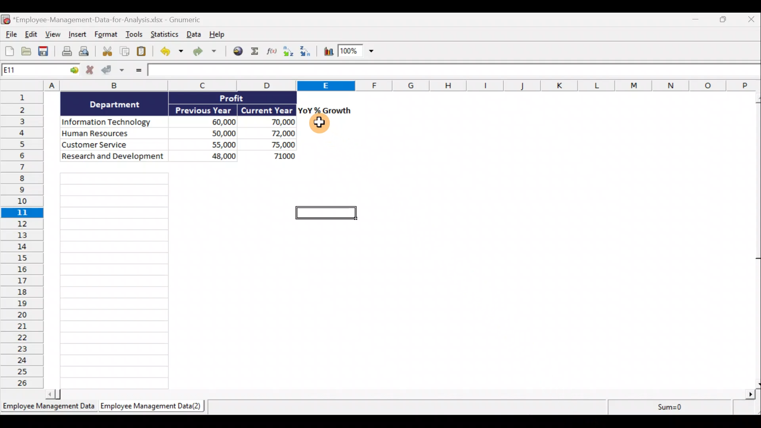 The image size is (761, 428). Describe the element at coordinates (10, 33) in the screenshot. I see `File` at that location.